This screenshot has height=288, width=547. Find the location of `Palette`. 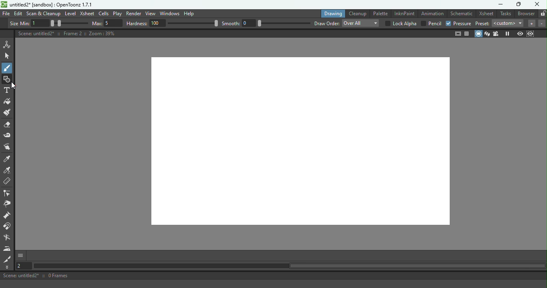

Palette is located at coordinates (379, 14).